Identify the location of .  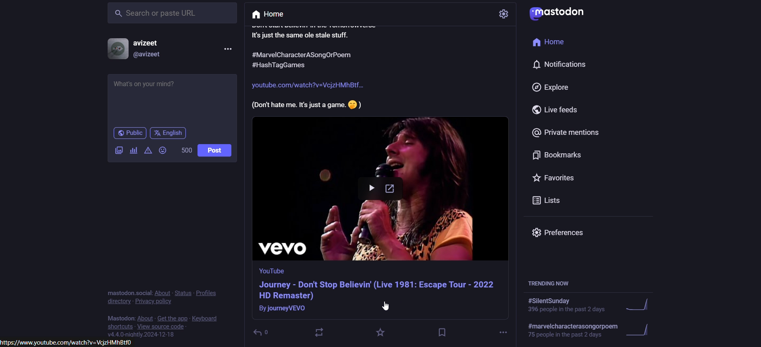
(303, 55).